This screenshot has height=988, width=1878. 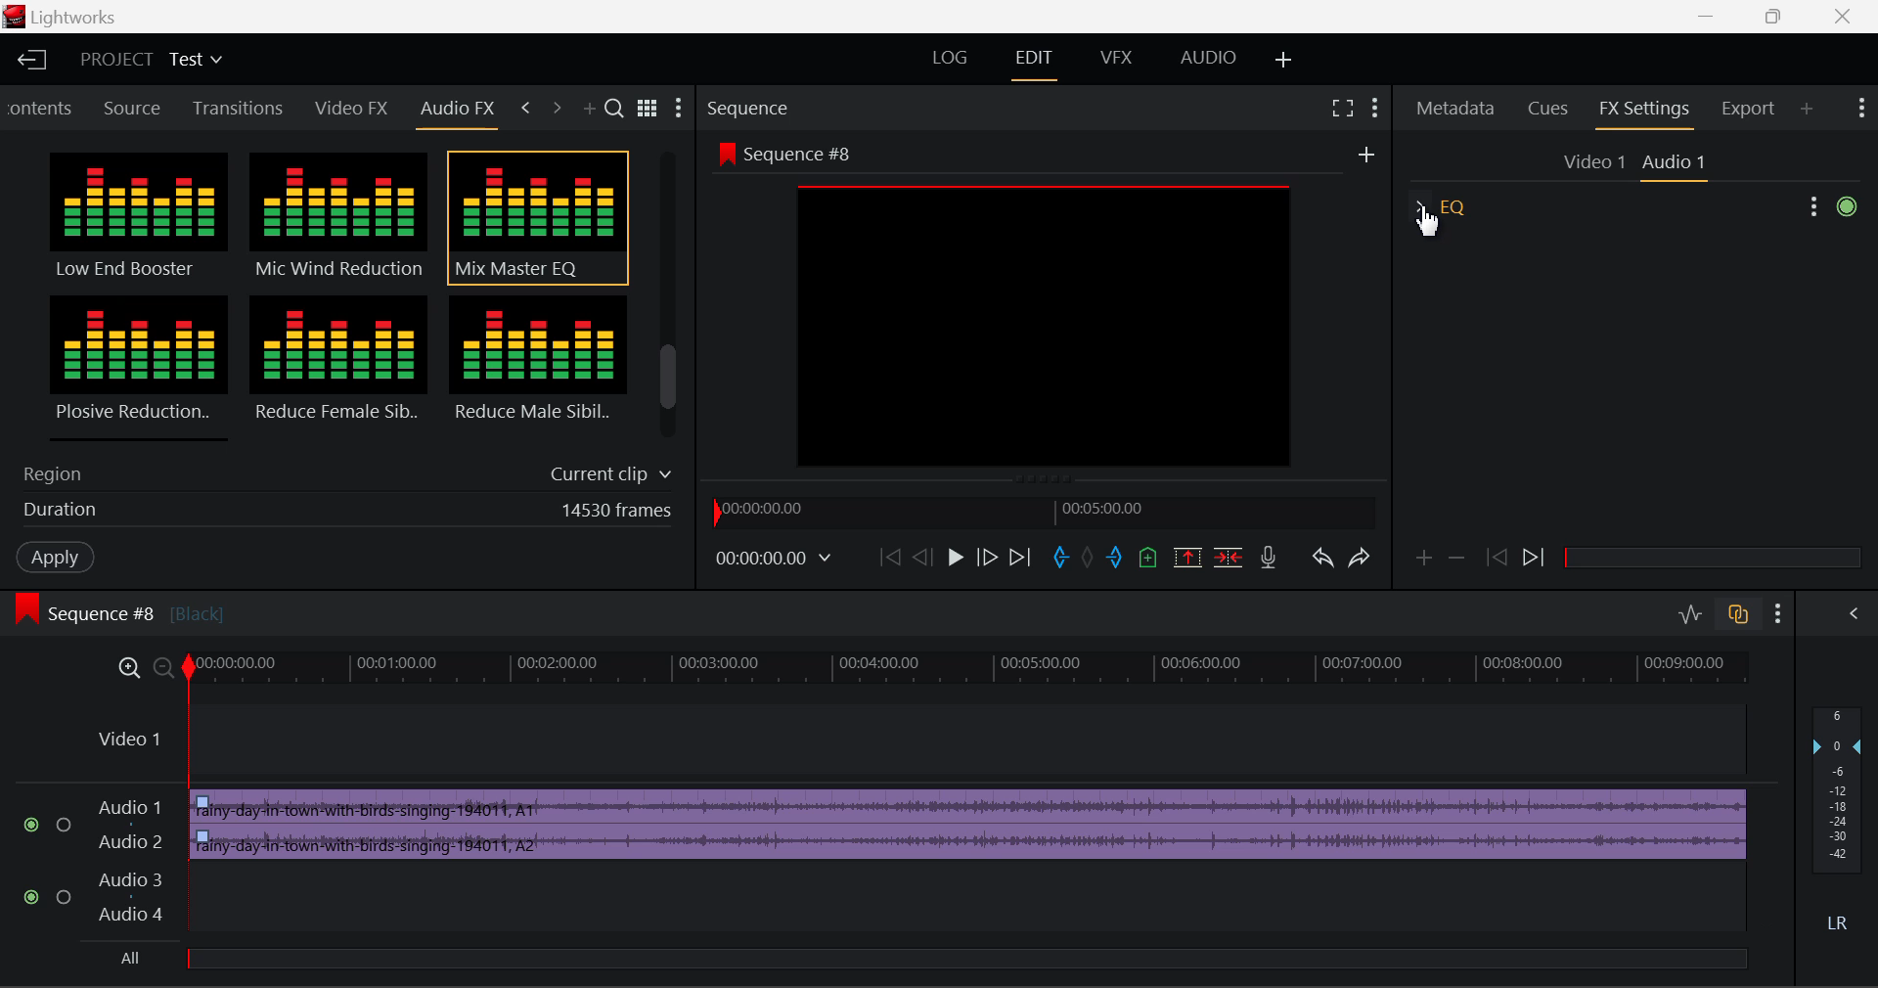 What do you see at coordinates (1835, 207) in the screenshot?
I see `Seetings` at bounding box center [1835, 207].